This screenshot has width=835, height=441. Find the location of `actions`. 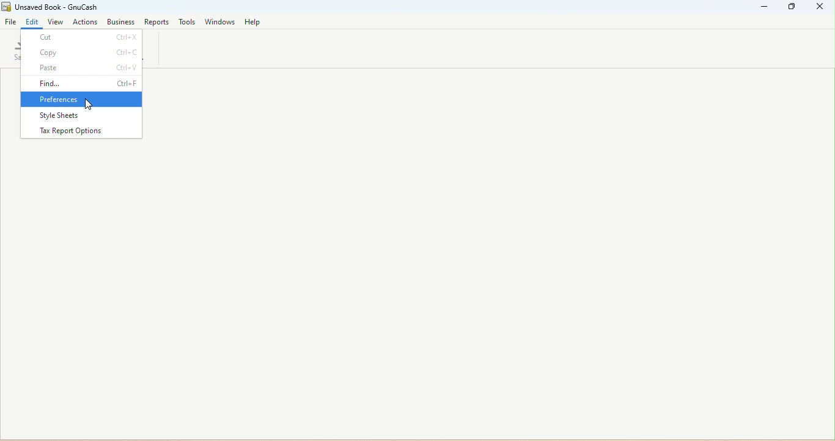

actions is located at coordinates (85, 21).